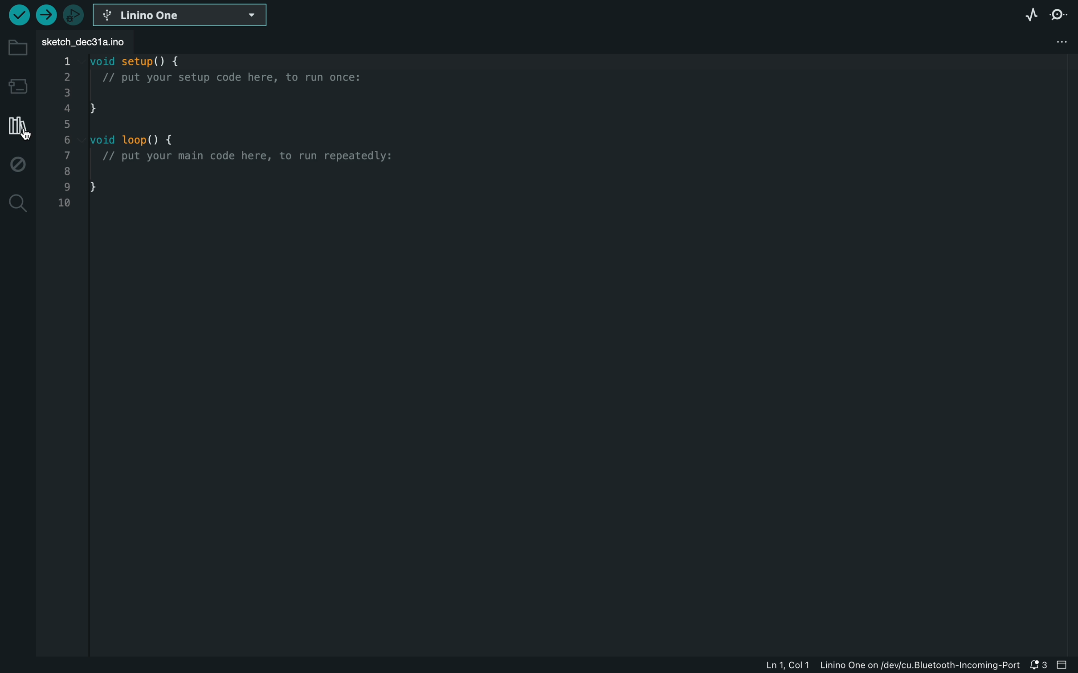  What do you see at coordinates (1061, 17) in the screenshot?
I see `serial monitor` at bounding box center [1061, 17].